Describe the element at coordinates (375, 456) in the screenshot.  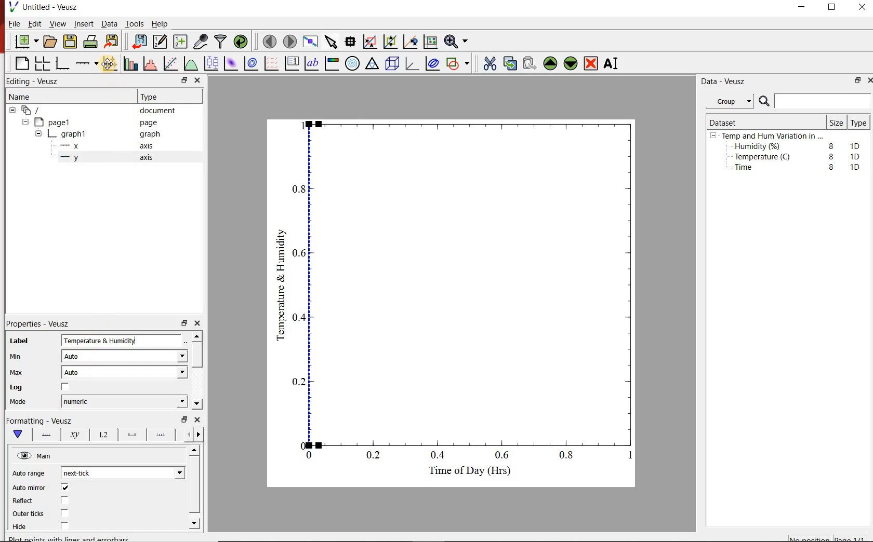
I see `0.2` at that location.